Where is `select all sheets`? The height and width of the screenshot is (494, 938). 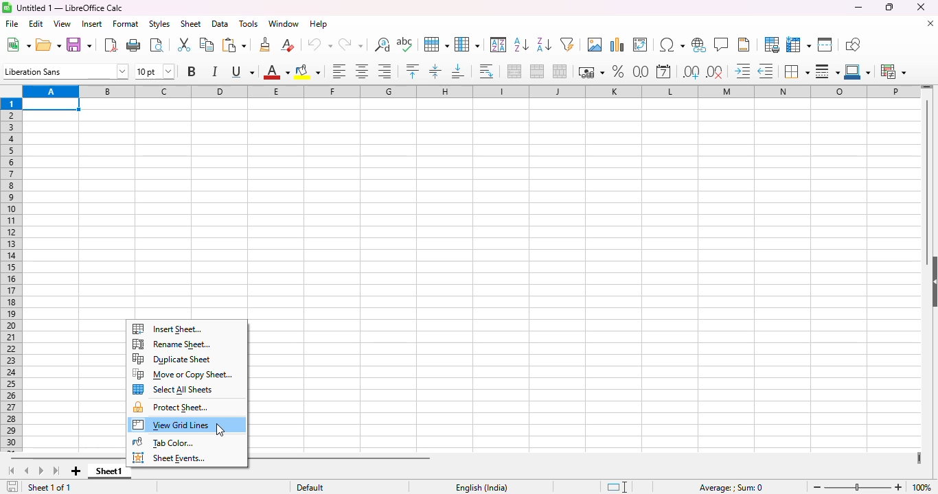
select all sheets is located at coordinates (174, 389).